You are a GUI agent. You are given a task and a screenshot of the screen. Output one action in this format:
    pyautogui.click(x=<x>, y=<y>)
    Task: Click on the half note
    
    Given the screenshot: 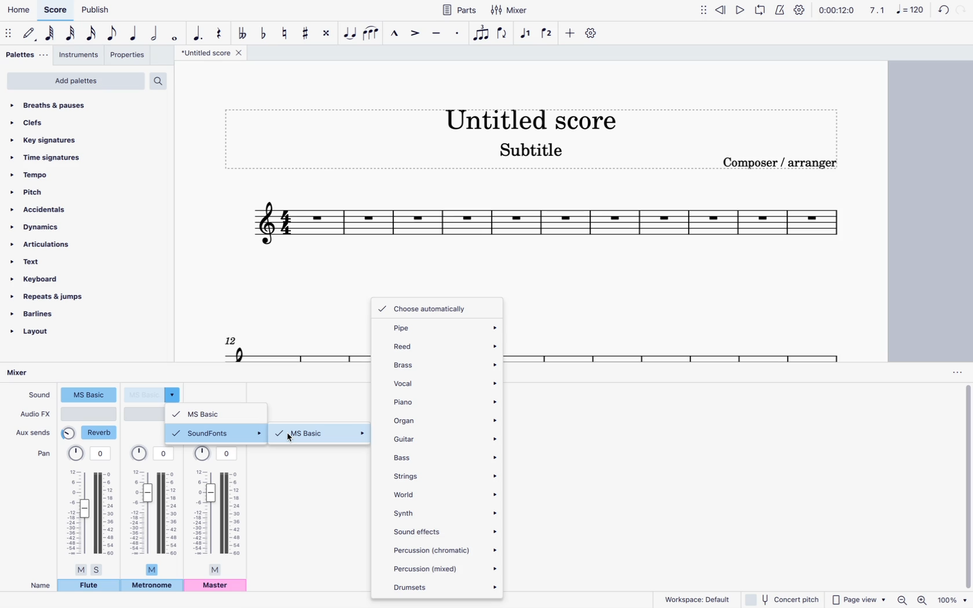 What is the action you would take?
    pyautogui.click(x=156, y=34)
    